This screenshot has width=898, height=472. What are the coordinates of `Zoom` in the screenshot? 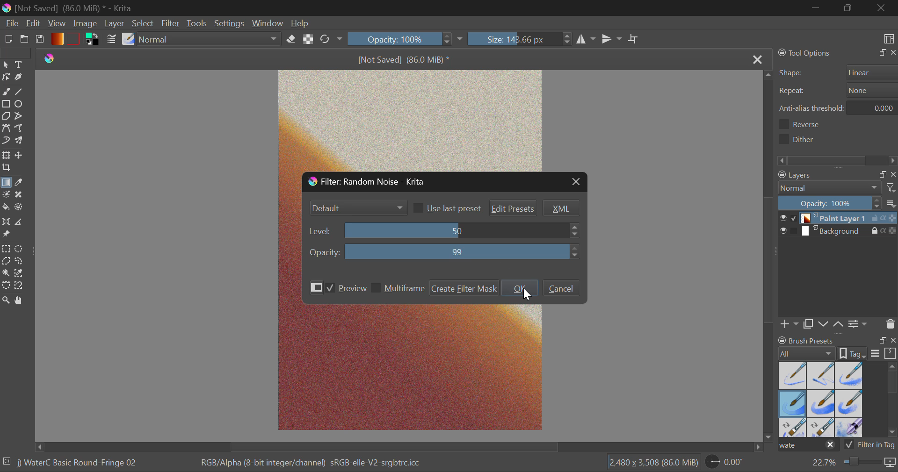 It's located at (6, 300).